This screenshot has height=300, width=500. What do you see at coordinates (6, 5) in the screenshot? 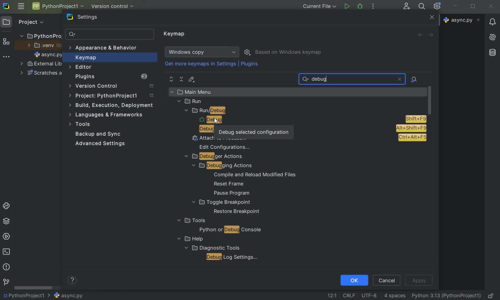
I see `system logo` at bounding box center [6, 5].